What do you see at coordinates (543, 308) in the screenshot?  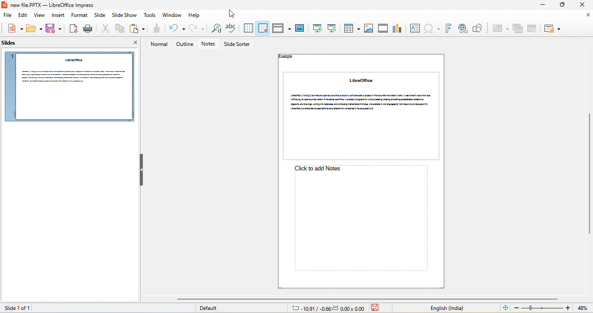 I see `zoom` at bounding box center [543, 308].